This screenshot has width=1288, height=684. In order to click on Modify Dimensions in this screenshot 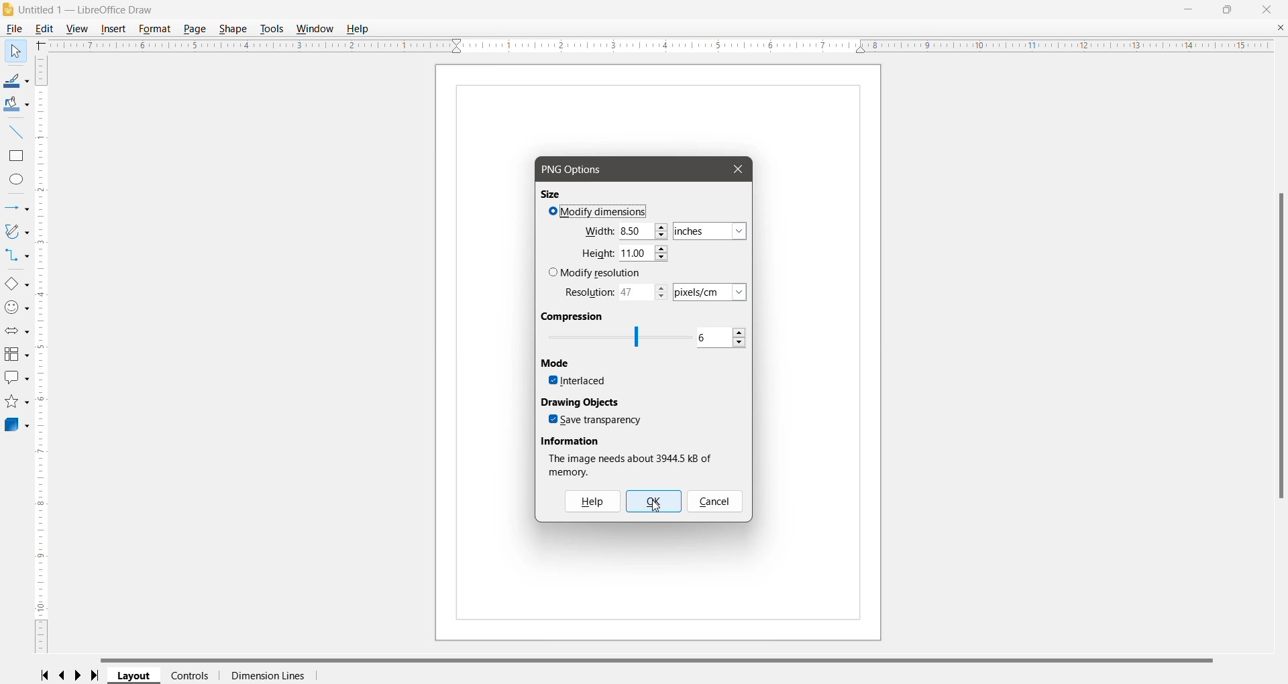, I will do `click(598, 211)`.